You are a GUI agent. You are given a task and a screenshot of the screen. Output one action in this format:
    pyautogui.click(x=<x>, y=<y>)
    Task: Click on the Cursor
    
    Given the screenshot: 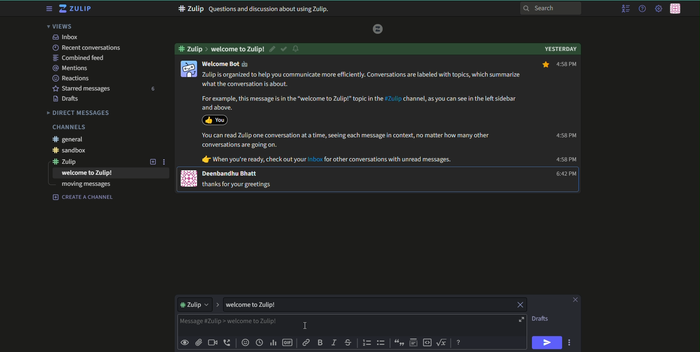 What is the action you would take?
    pyautogui.click(x=306, y=325)
    